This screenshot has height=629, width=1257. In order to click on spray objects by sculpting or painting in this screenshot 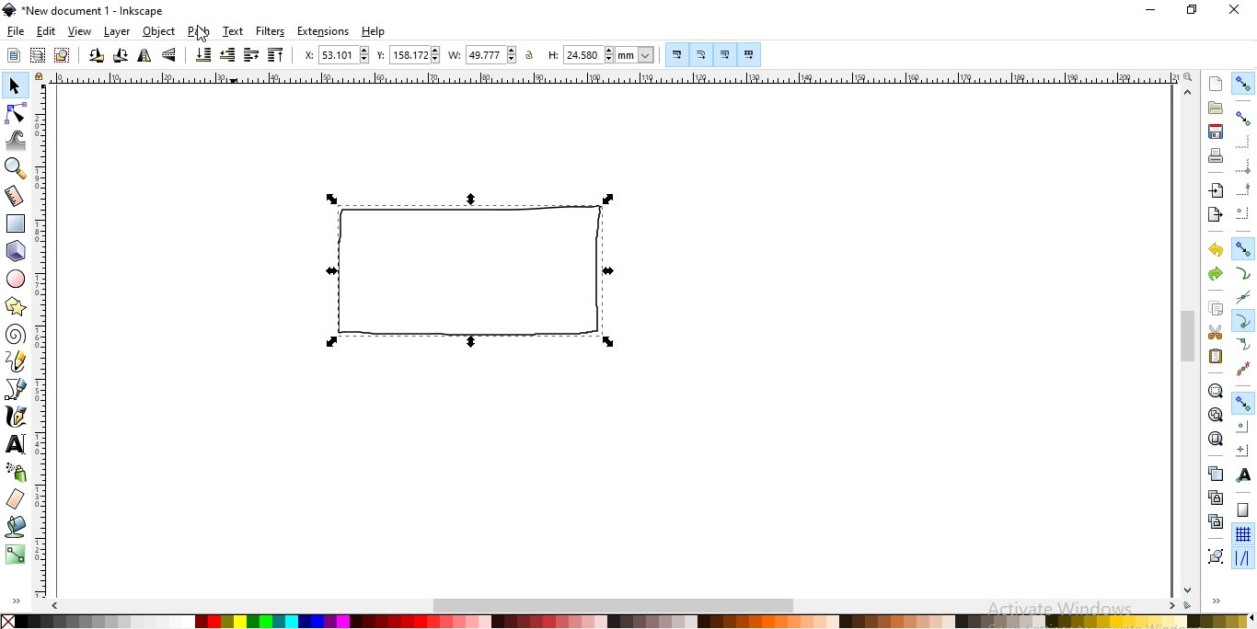, I will do `click(16, 472)`.